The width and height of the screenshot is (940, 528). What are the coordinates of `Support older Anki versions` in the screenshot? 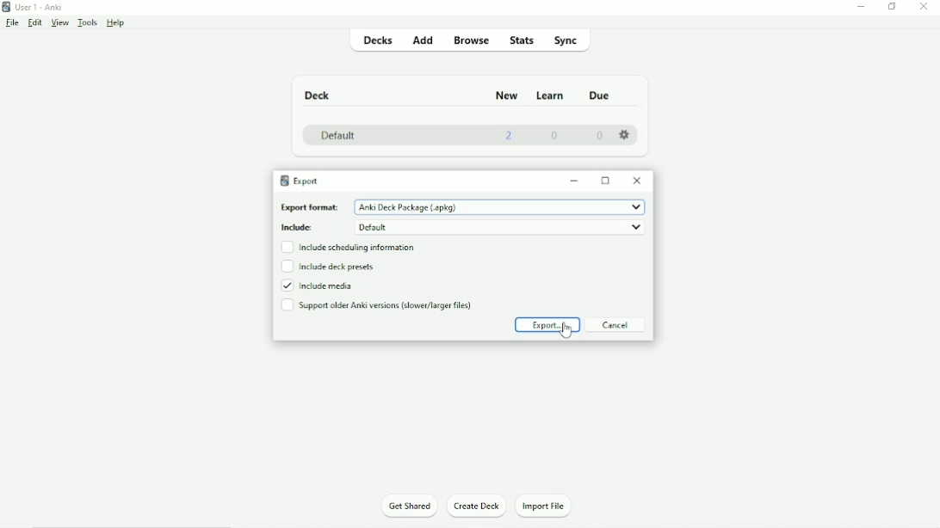 It's located at (379, 305).